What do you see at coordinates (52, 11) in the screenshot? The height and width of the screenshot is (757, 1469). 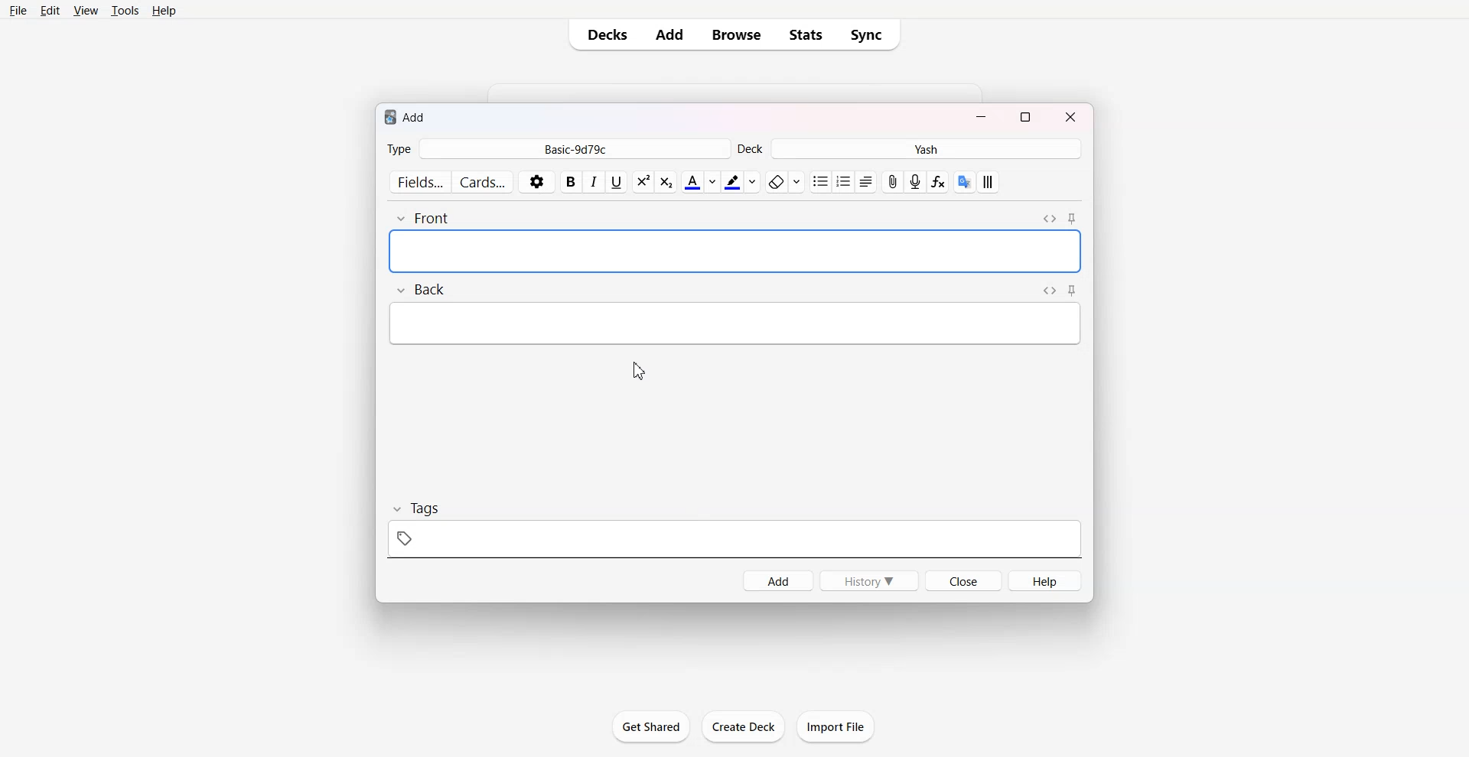 I see `Edit` at bounding box center [52, 11].